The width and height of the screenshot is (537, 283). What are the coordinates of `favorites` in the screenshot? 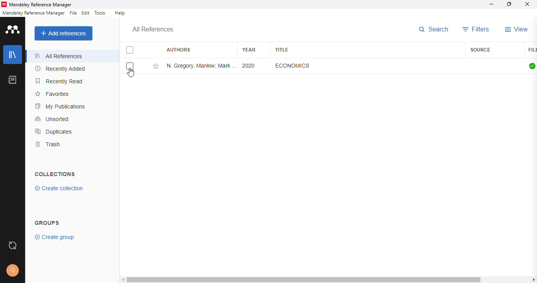 It's located at (51, 94).